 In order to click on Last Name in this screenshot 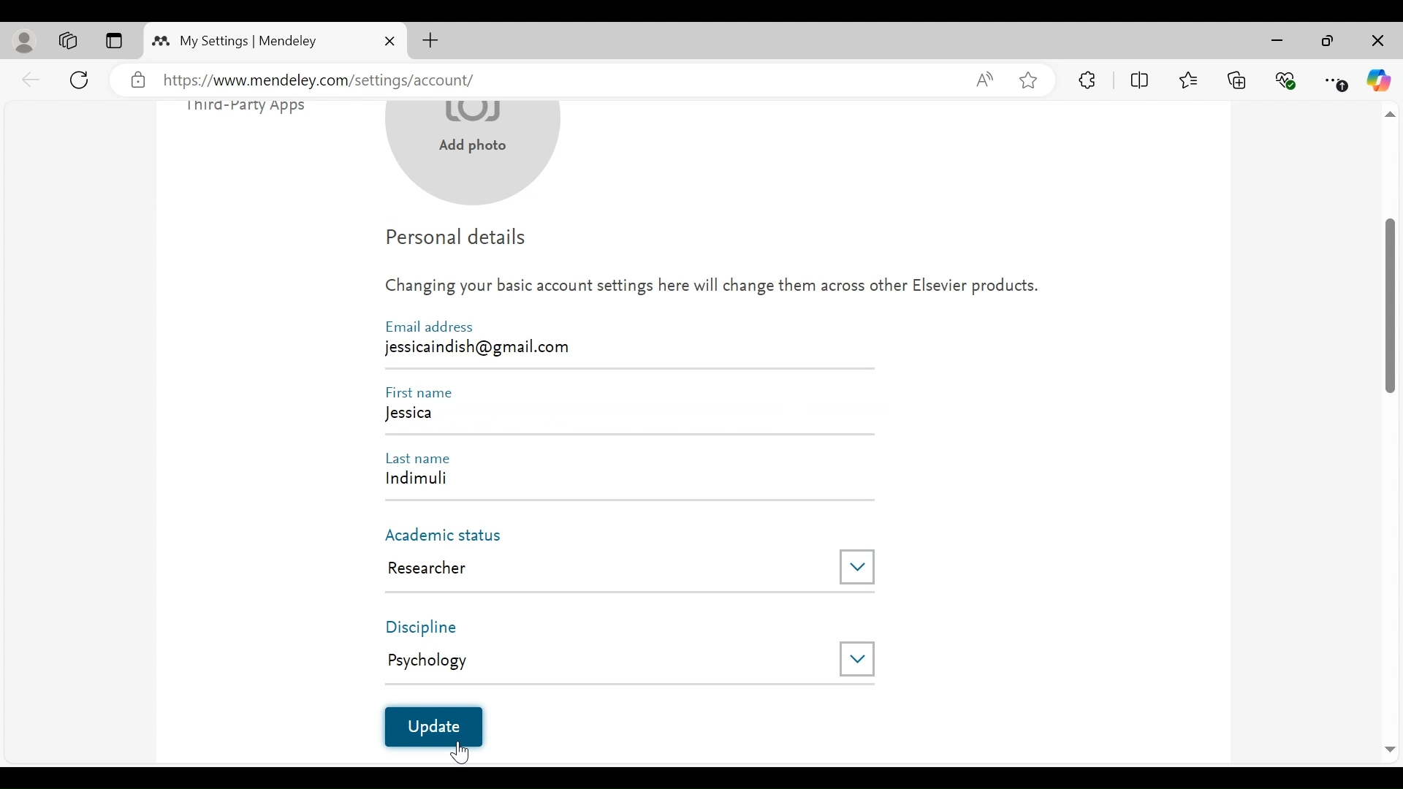, I will do `click(424, 457)`.